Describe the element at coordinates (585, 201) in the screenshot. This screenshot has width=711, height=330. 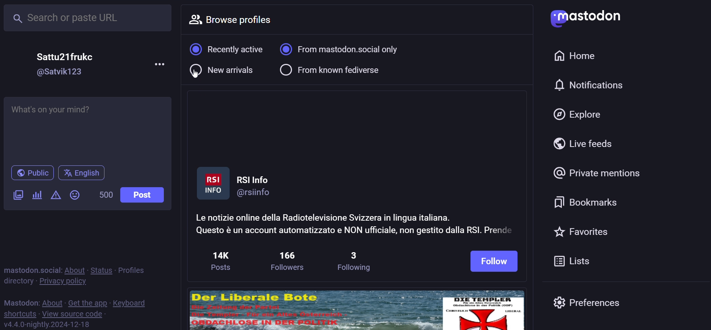
I see `bookmark` at that location.